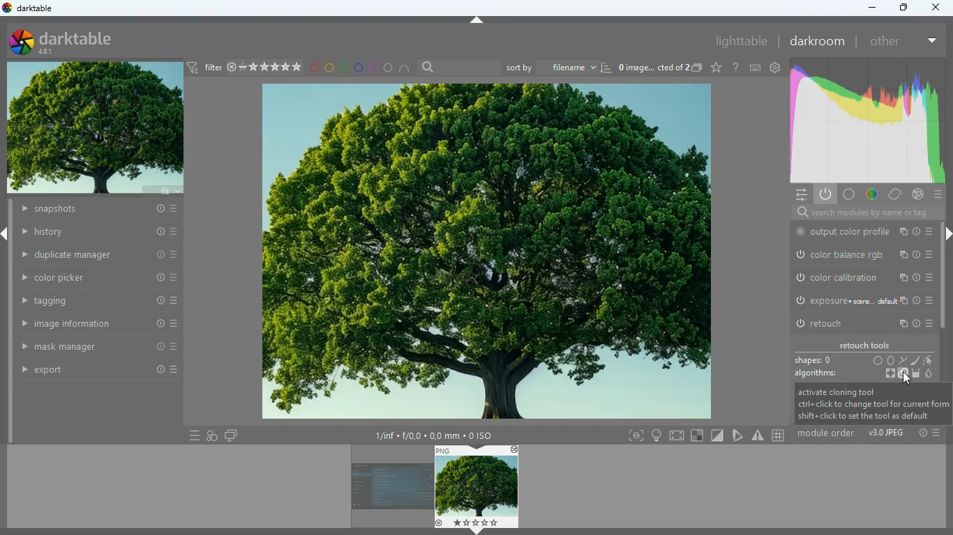 The height and width of the screenshot is (535, 953). I want to click on image name, so click(650, 68).